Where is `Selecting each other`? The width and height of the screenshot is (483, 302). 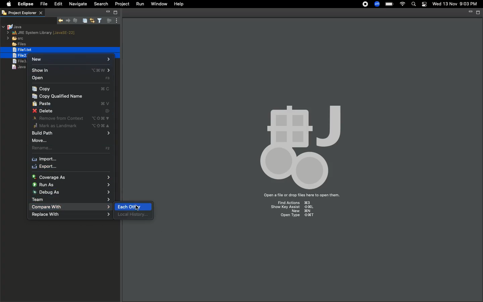
Selecting each other is located at coordinates (132, 207).